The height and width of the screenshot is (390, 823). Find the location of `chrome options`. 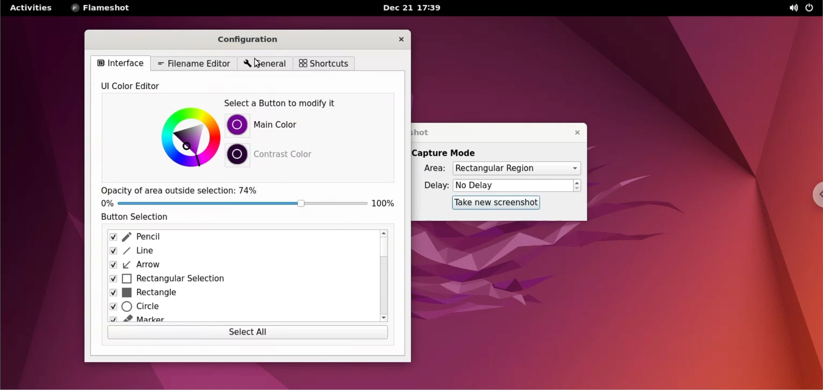

chrome options is located at coordinates (814, 195).